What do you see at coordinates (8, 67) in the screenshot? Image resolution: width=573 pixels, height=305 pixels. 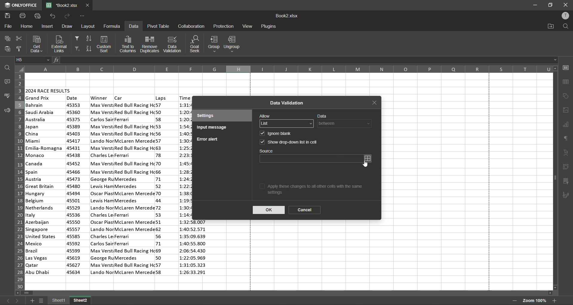 I see `find` at bounding box center [8, 67].